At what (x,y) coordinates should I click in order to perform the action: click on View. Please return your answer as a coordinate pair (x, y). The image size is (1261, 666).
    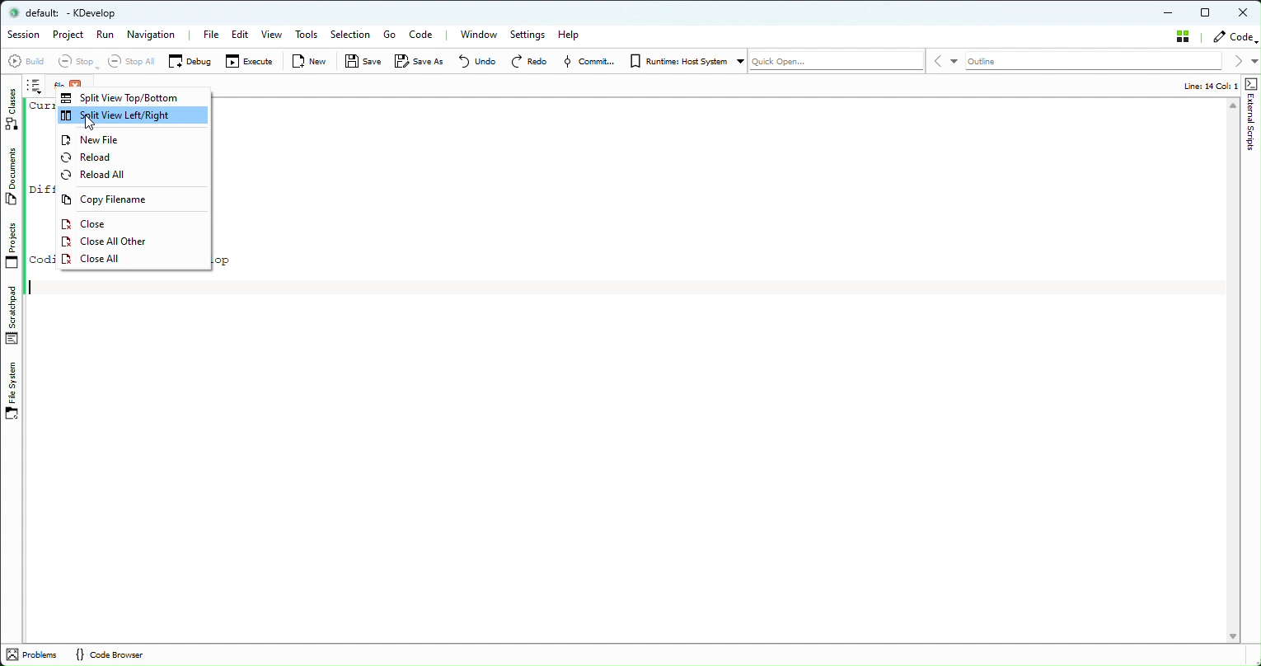
    Looking at the image, I should click on (269, 37).